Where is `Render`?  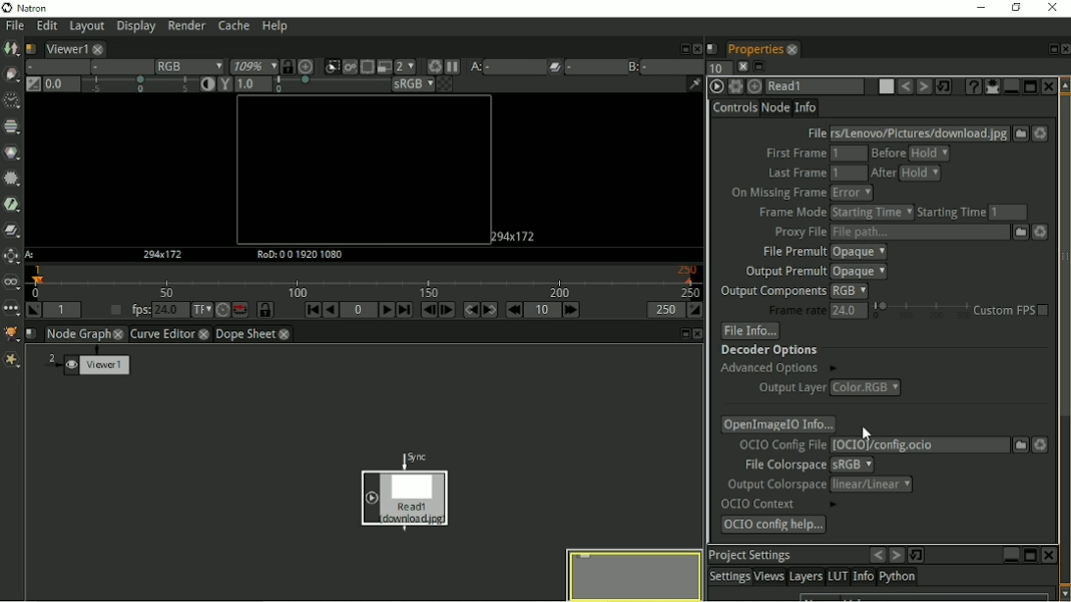
Render is located at coordinates (189, 26).